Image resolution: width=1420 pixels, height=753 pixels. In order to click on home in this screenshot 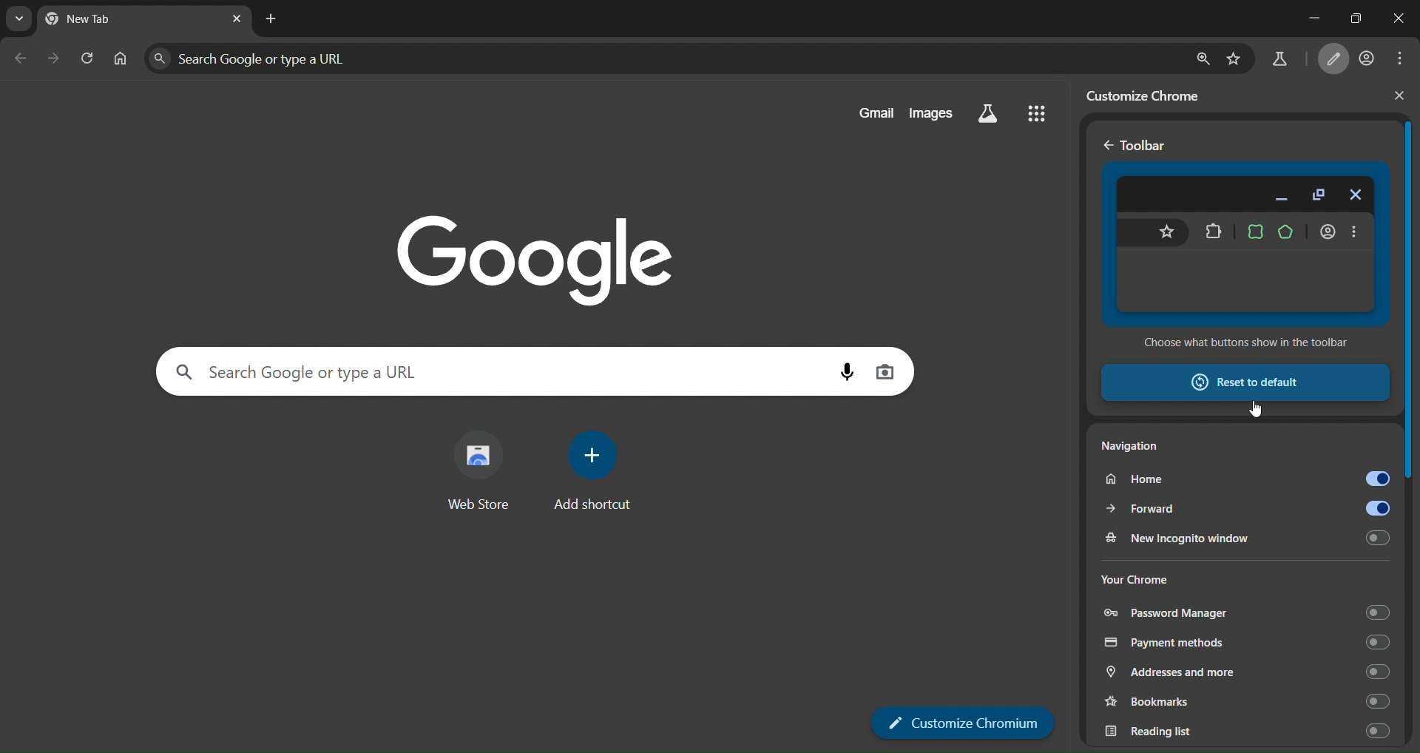, I will do `click(1240, 479)`.